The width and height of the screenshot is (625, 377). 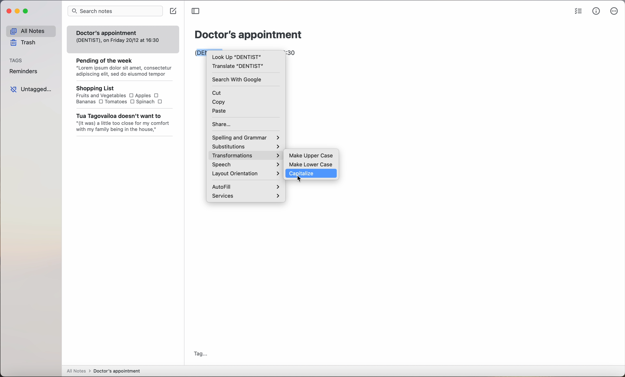 I want to click on tag, so click(x=200, y=353).